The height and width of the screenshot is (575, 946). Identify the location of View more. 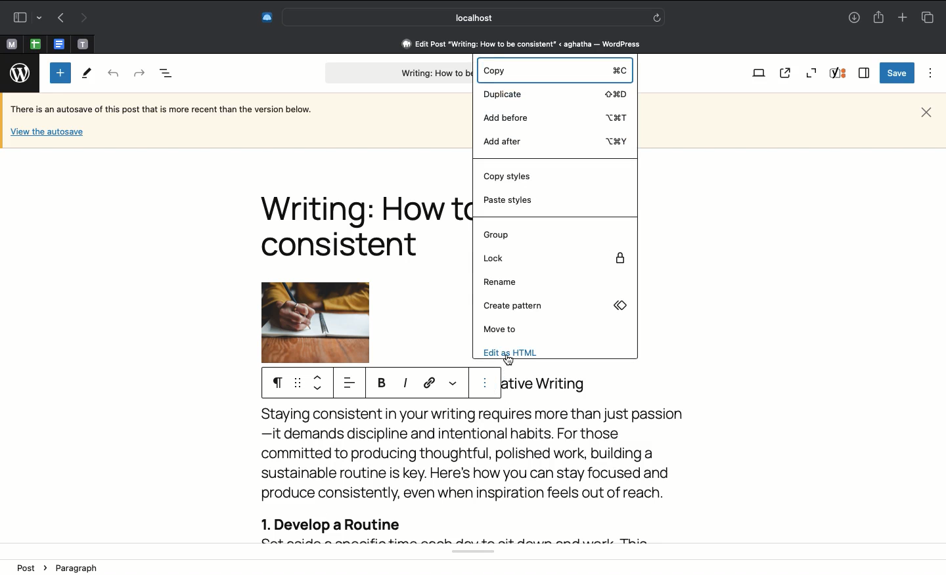
(453, 381).